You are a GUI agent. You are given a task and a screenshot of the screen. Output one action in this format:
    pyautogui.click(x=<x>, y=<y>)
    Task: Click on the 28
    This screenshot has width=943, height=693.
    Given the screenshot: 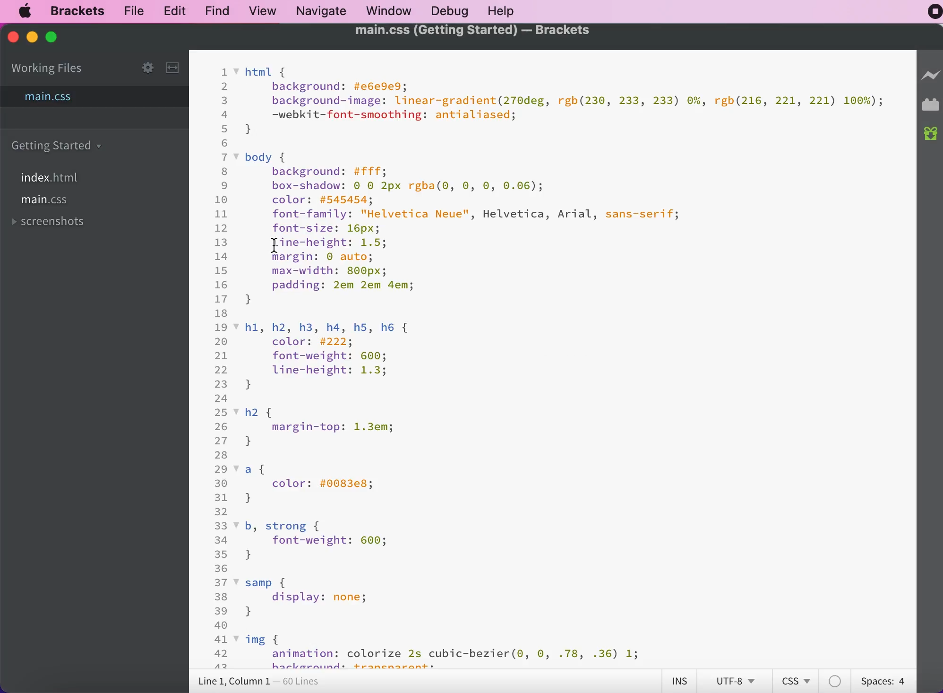 What is the action you would take?
    pyautogui.click(x=221, y=455)
    